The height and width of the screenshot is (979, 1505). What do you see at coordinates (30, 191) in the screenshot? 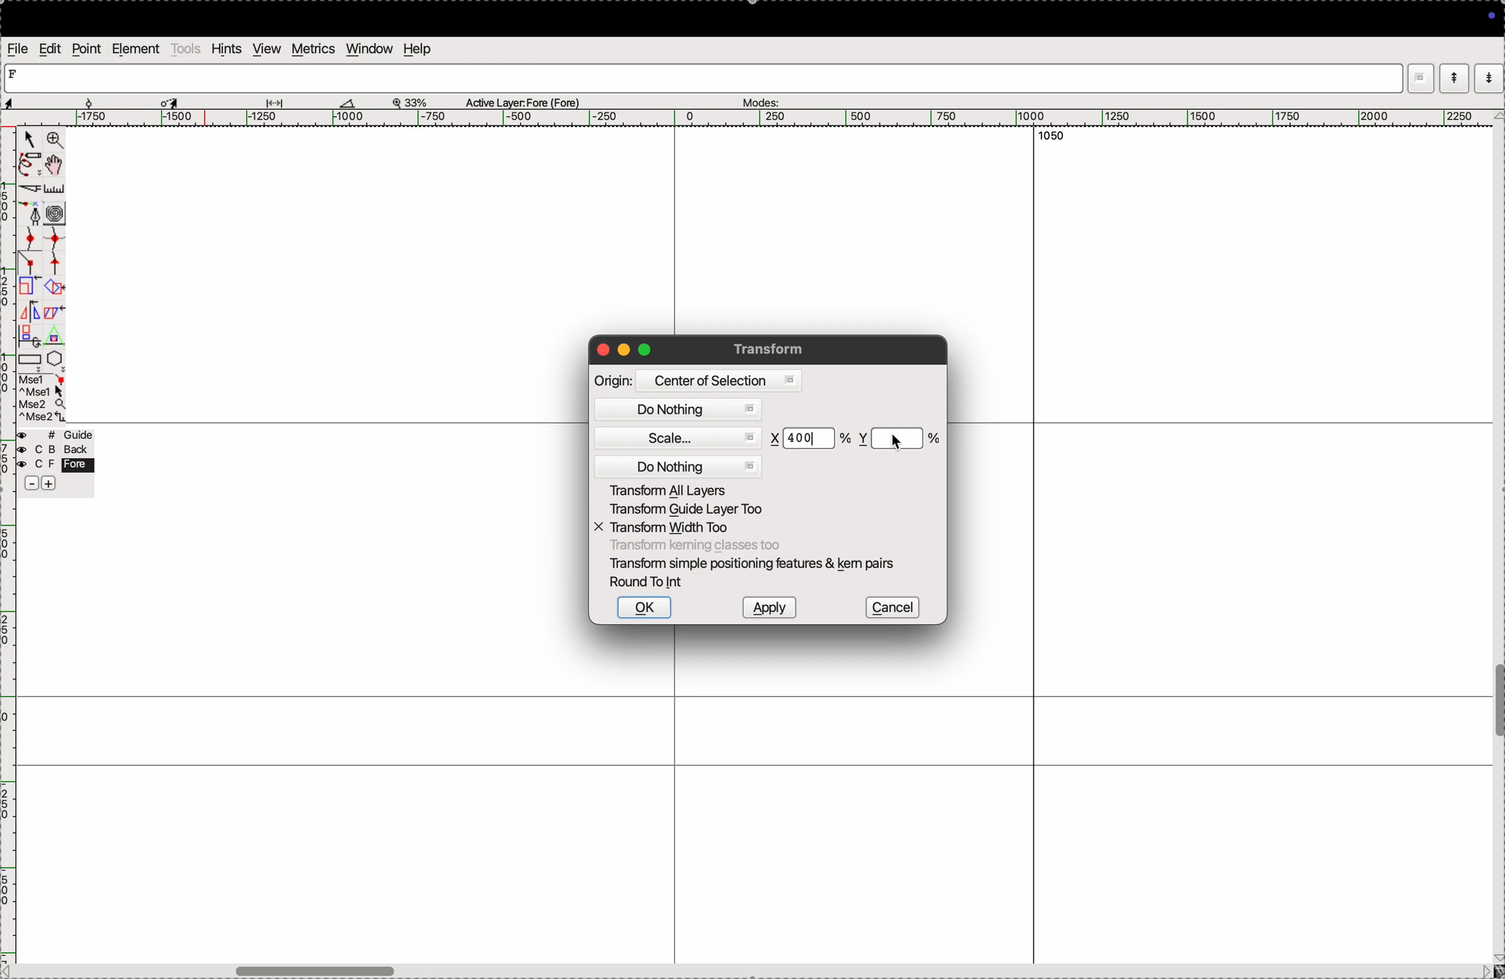
I see `cut` at bounding box center [30, 191].